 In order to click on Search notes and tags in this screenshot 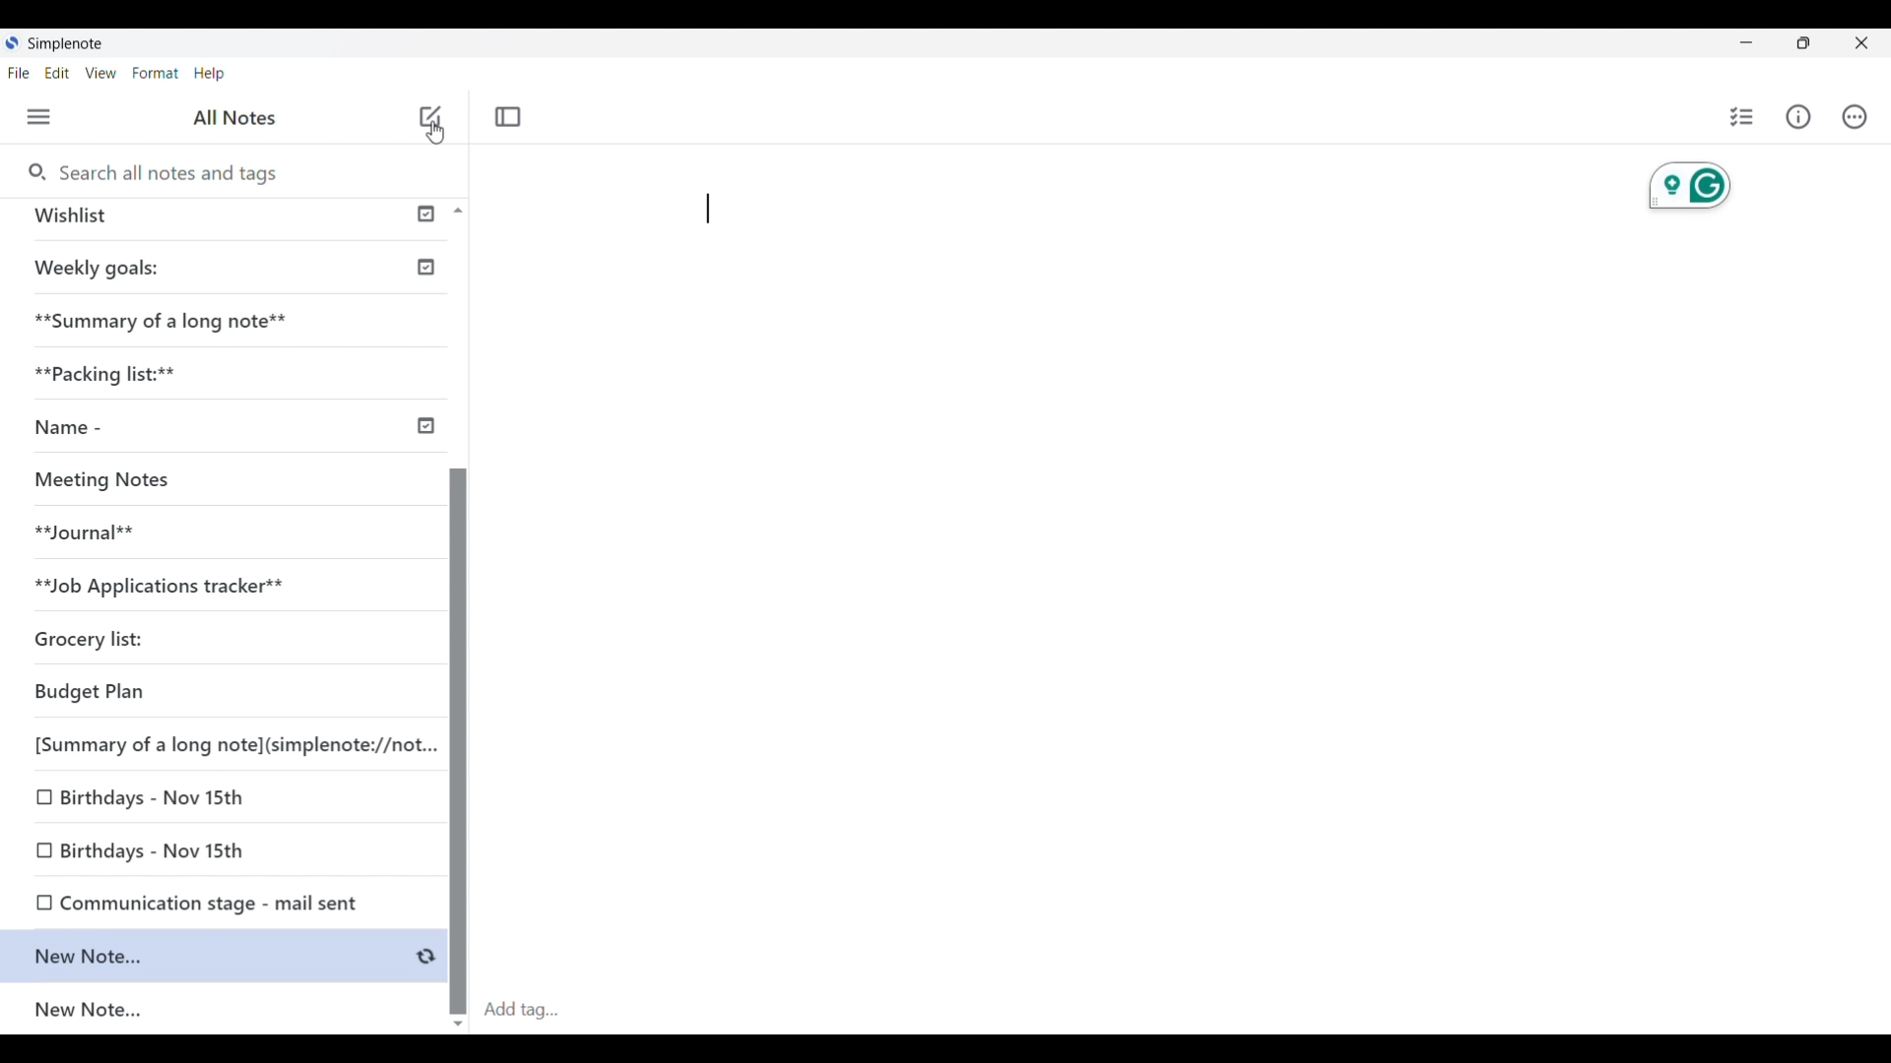, I will do `click(177, 172)`.